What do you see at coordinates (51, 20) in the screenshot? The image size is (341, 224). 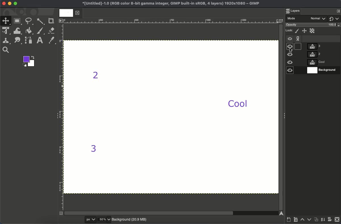 I see `Crop` at bounding box center [51, 20].